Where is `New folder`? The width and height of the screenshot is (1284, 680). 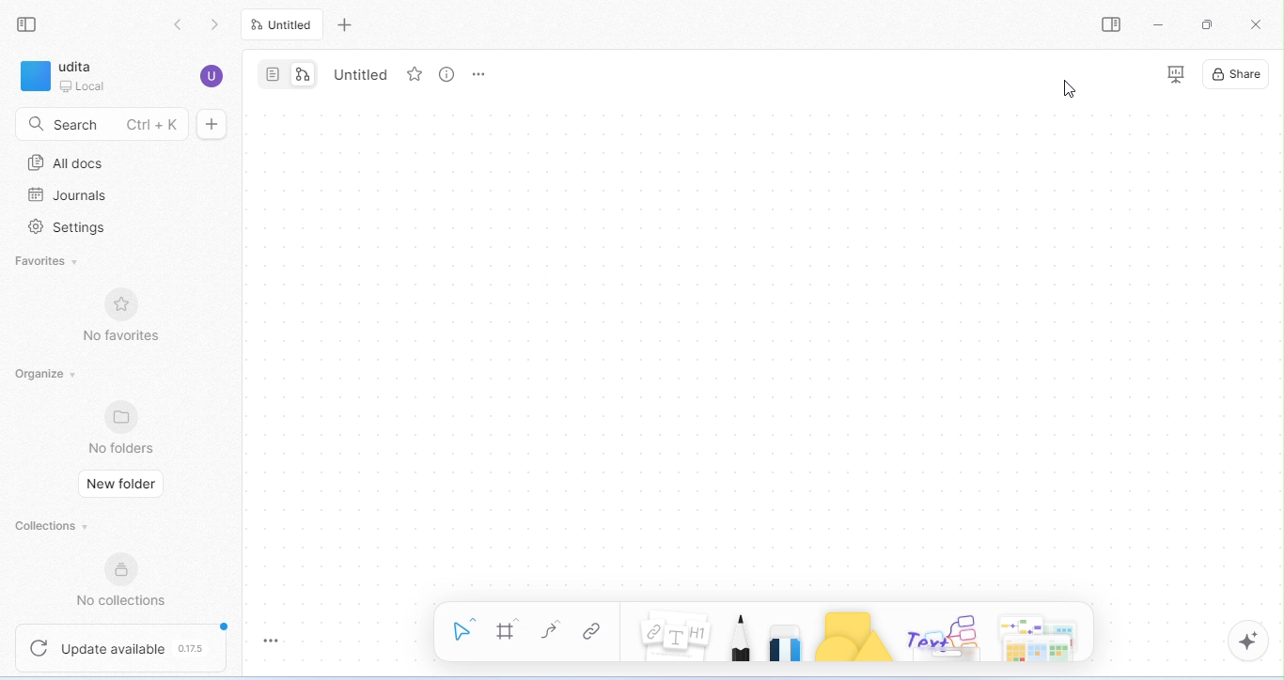
New folder is located at coordinates (119, 484).